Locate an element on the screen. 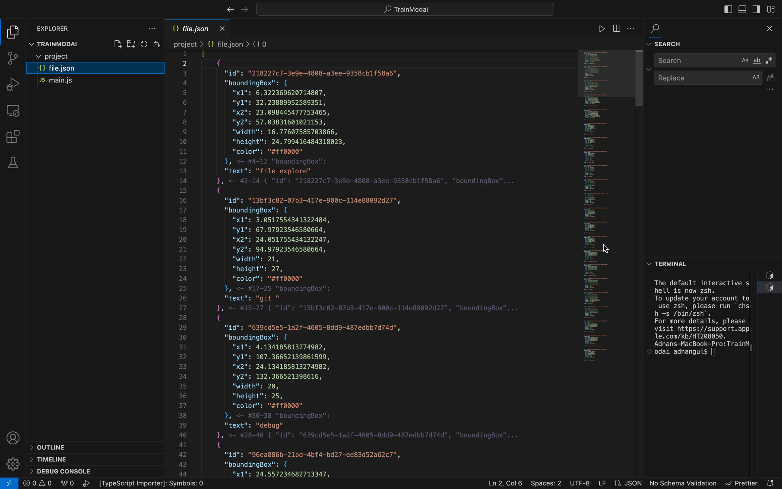  layouts is located at coordinates (773, 8).